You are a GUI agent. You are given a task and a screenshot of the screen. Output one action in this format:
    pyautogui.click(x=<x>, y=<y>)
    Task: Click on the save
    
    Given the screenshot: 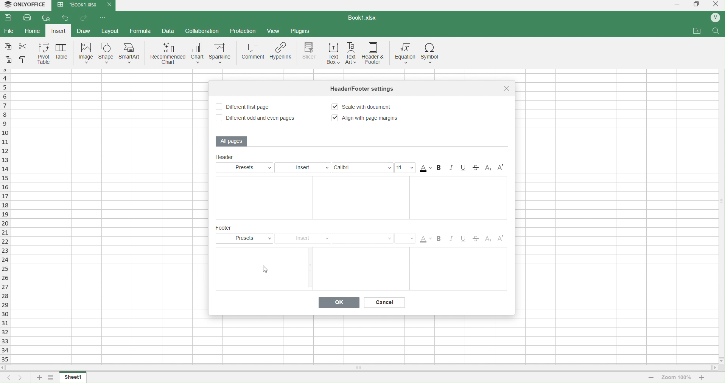 What is the action you would take?
    pyautogui.click(x=10, y=18)
    